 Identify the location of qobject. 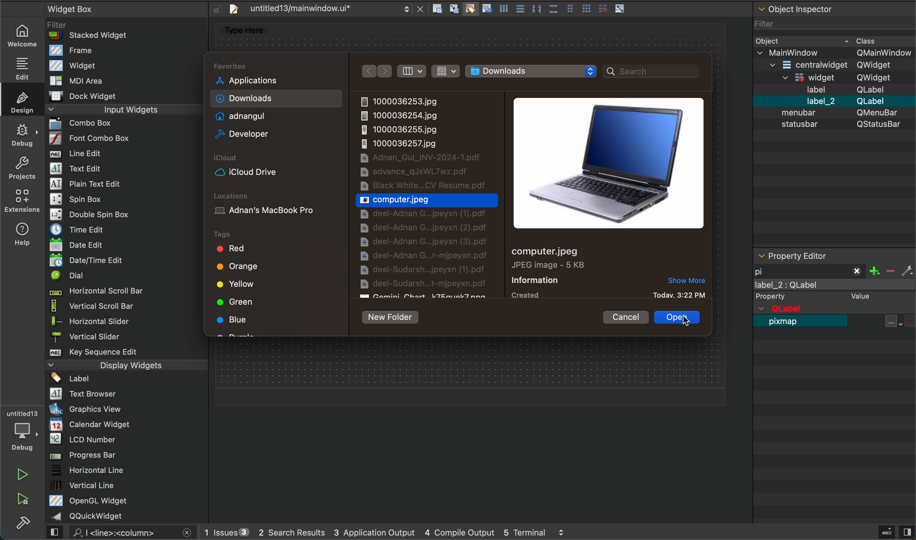
(825, 309).